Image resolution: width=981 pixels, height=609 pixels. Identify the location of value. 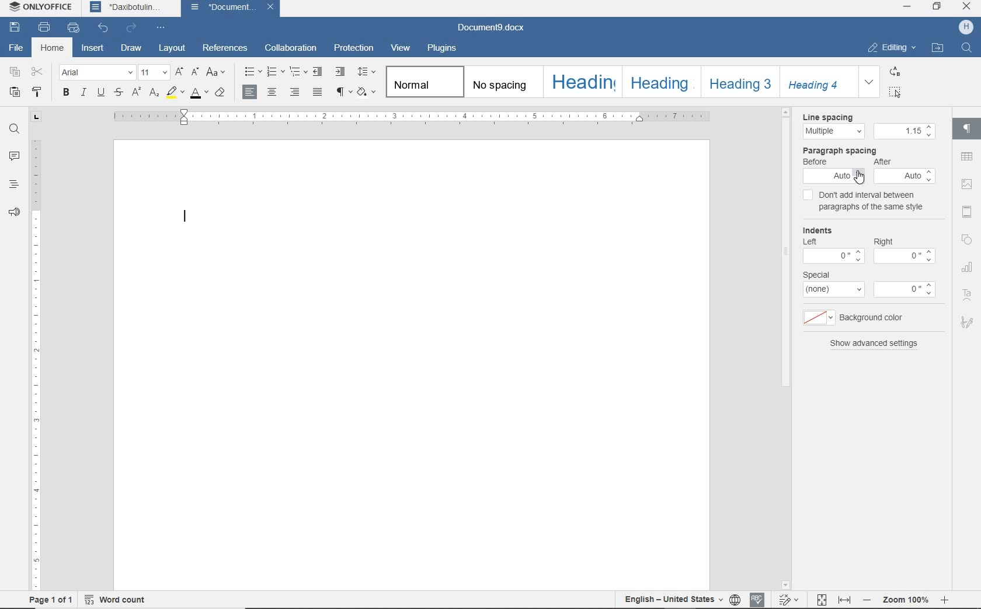
(905, 290).